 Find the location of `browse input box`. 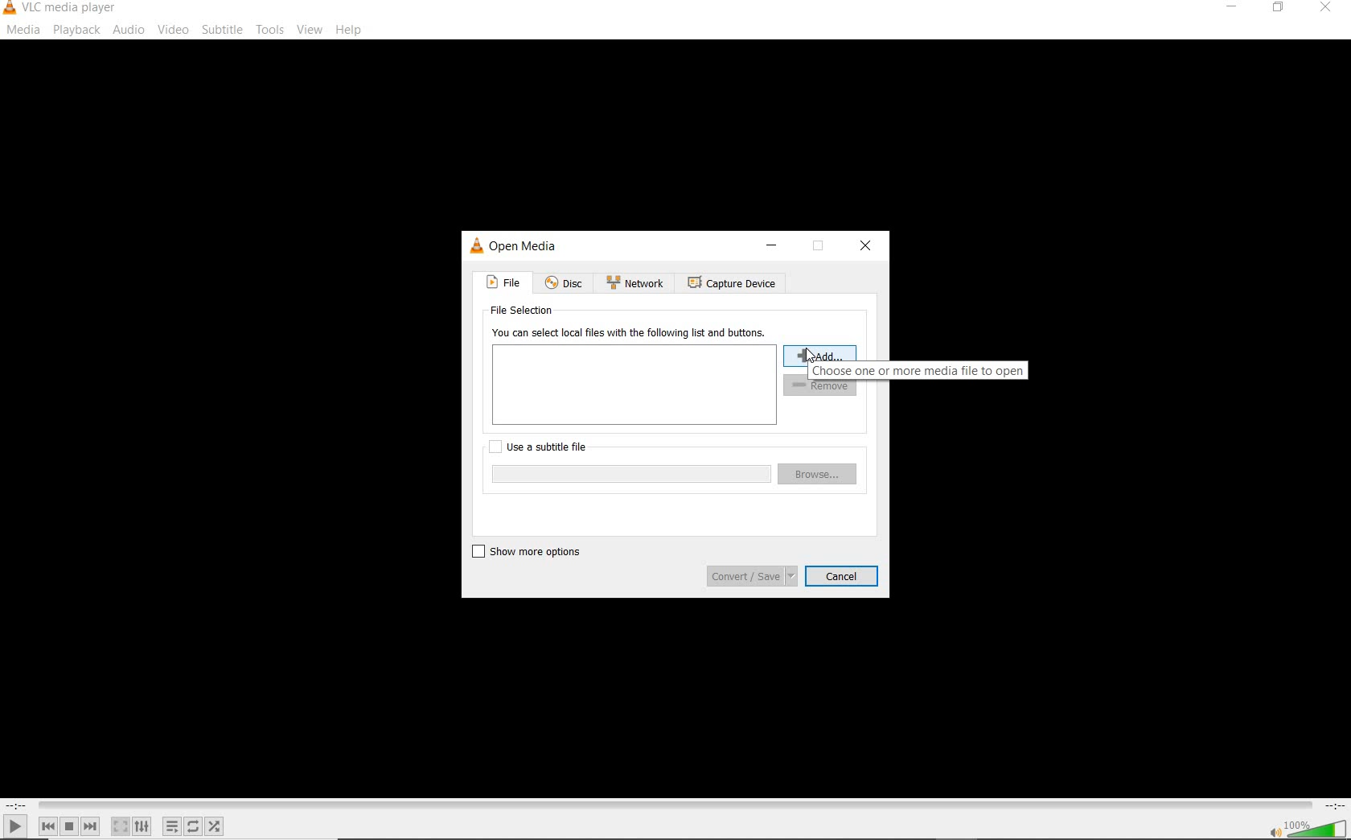

browse input box is located at coordinates (629, 474).